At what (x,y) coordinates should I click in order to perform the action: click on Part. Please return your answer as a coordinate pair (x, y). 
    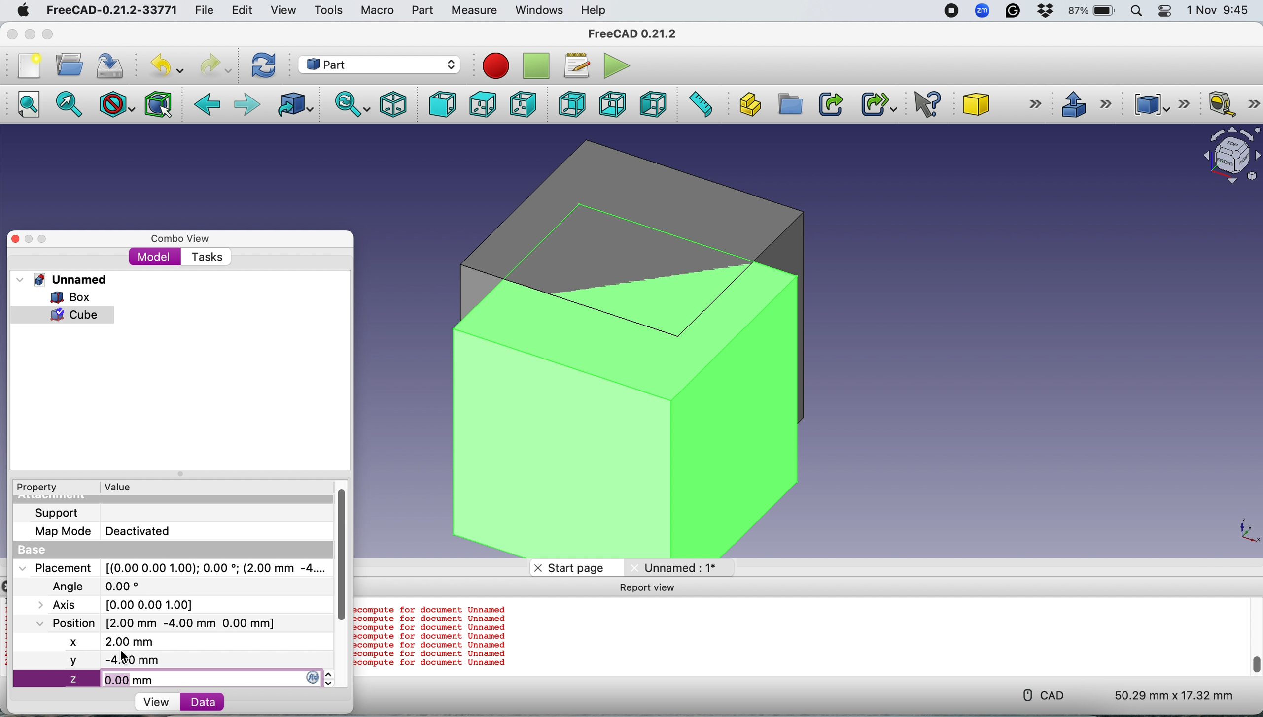
    Looking at the image, I should click on (422, 10).